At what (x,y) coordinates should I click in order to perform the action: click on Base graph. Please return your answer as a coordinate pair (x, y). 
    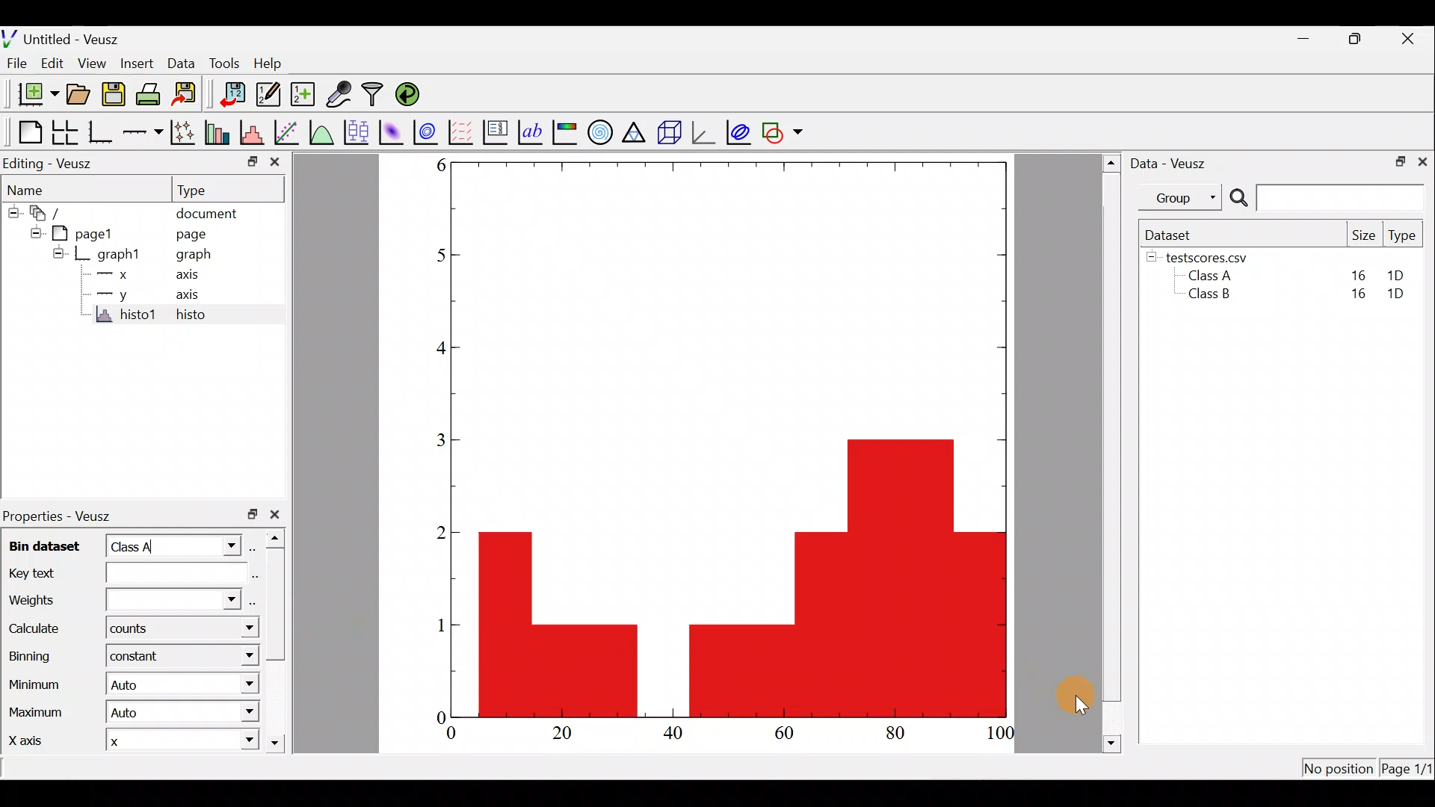
    Looking at the image, I should click on (100, 130).